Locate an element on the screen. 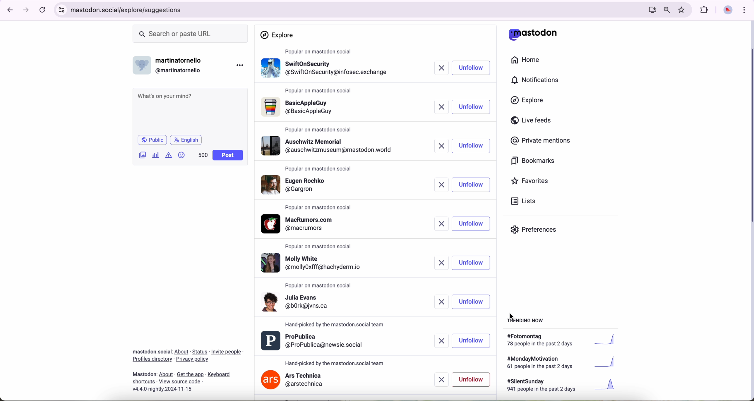  remove is located at coordinates (440, 68).